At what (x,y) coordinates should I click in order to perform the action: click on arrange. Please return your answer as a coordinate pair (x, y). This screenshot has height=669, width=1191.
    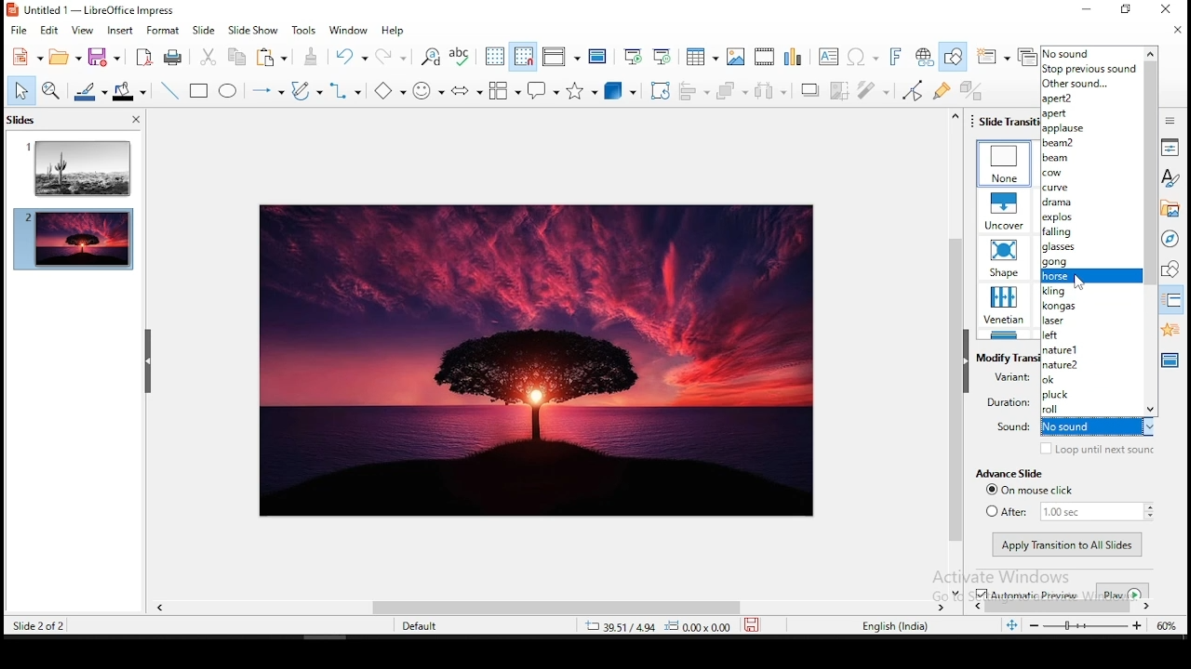
    Looking at the image, I should click on (733, 90).